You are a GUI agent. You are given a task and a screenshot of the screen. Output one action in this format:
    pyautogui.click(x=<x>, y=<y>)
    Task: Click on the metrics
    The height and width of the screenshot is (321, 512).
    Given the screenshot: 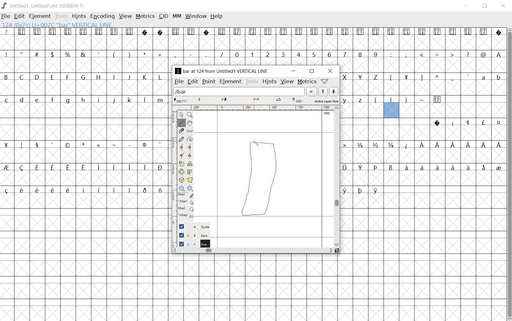 What is the action you would take?
    pyautogui.click(x=145, y=16)
    